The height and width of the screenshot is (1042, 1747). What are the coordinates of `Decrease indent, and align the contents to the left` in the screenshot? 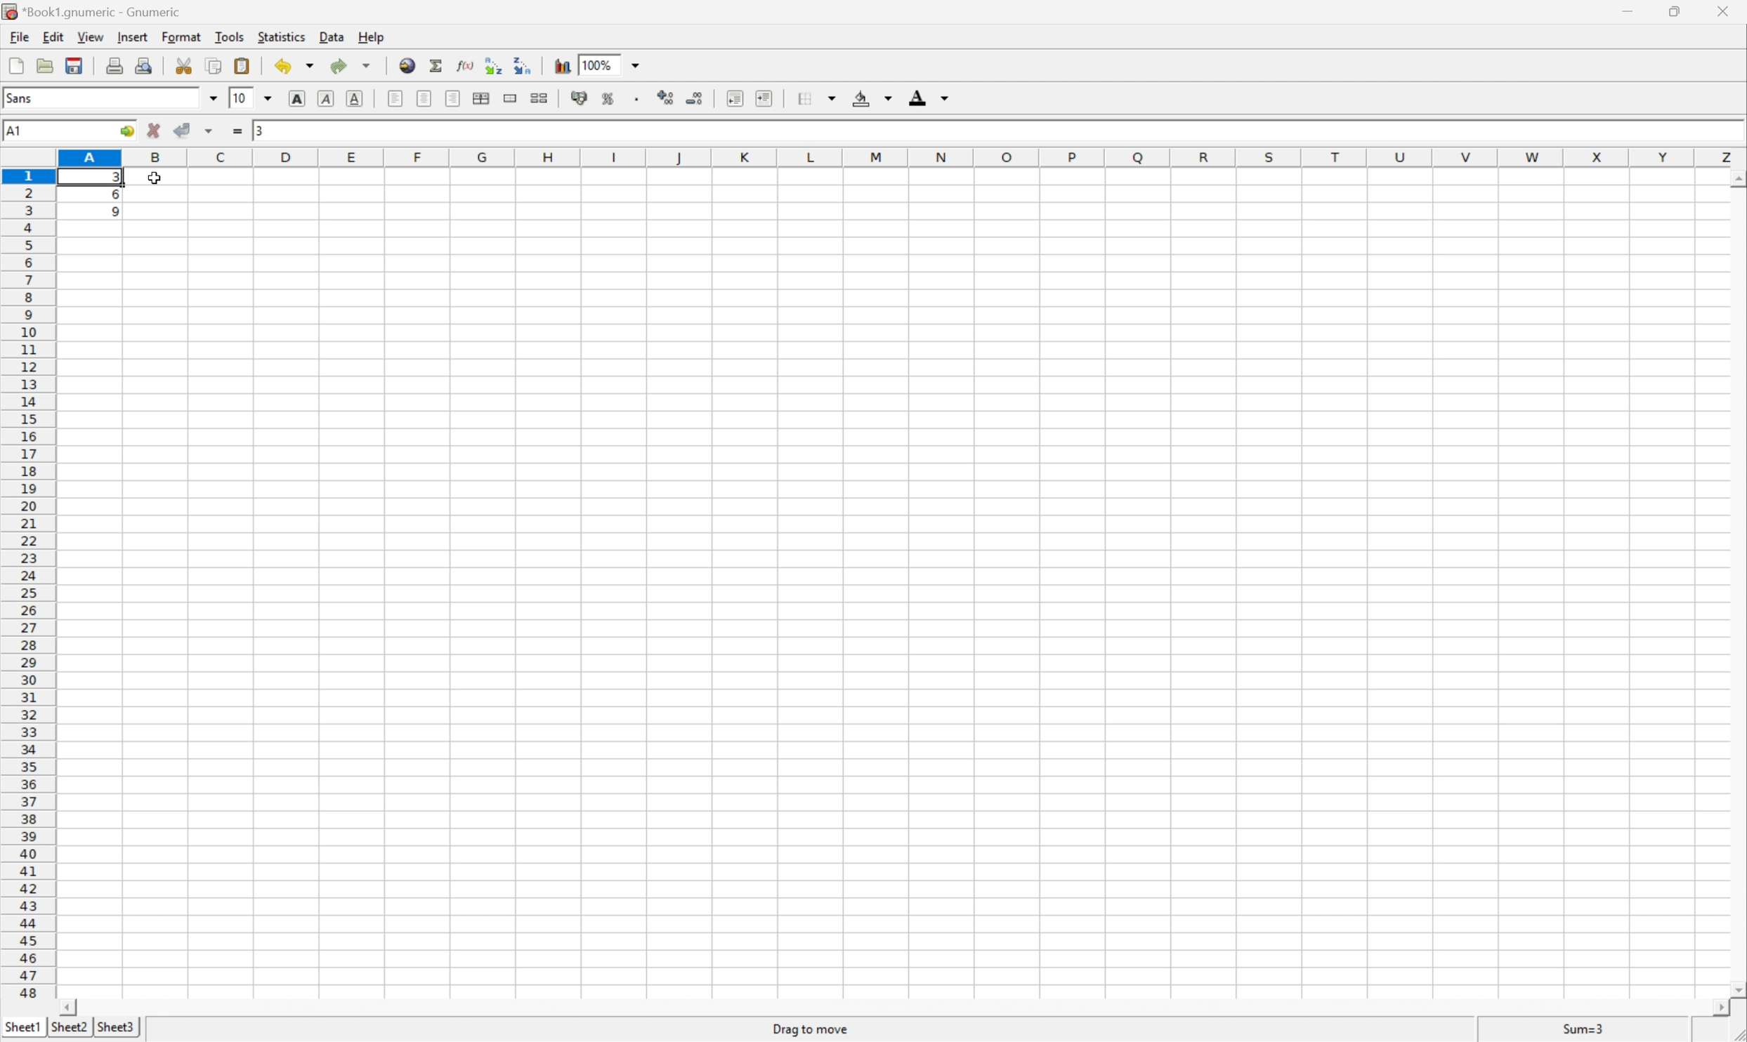 It's located at (735, 97).